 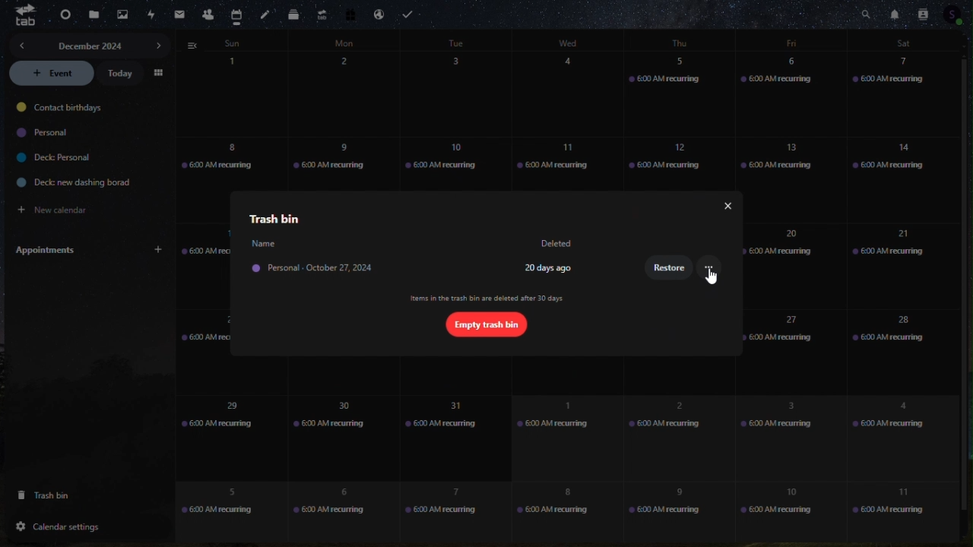 I want to click on Task, so click(x=411, y=12).